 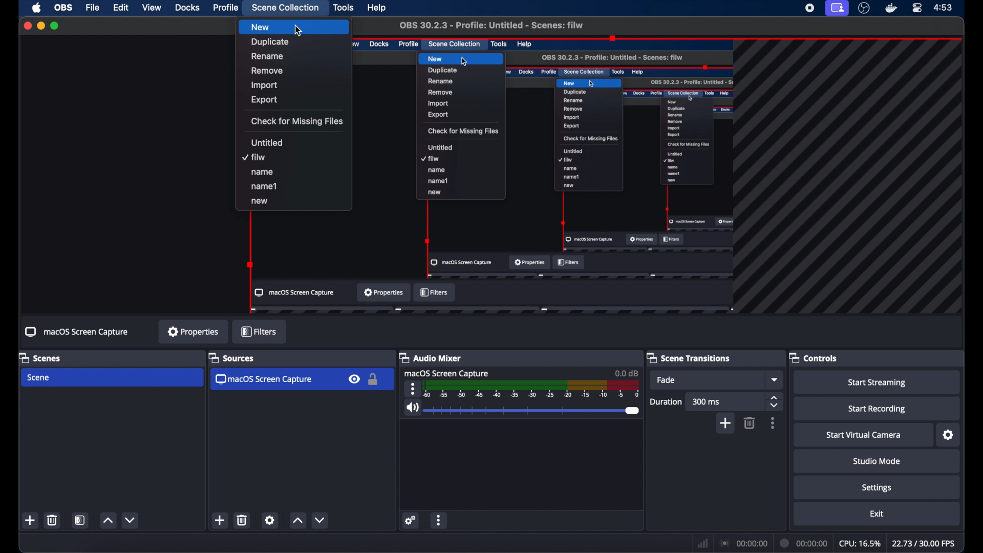 I want to click on maximize, so click(x=58, y=27).